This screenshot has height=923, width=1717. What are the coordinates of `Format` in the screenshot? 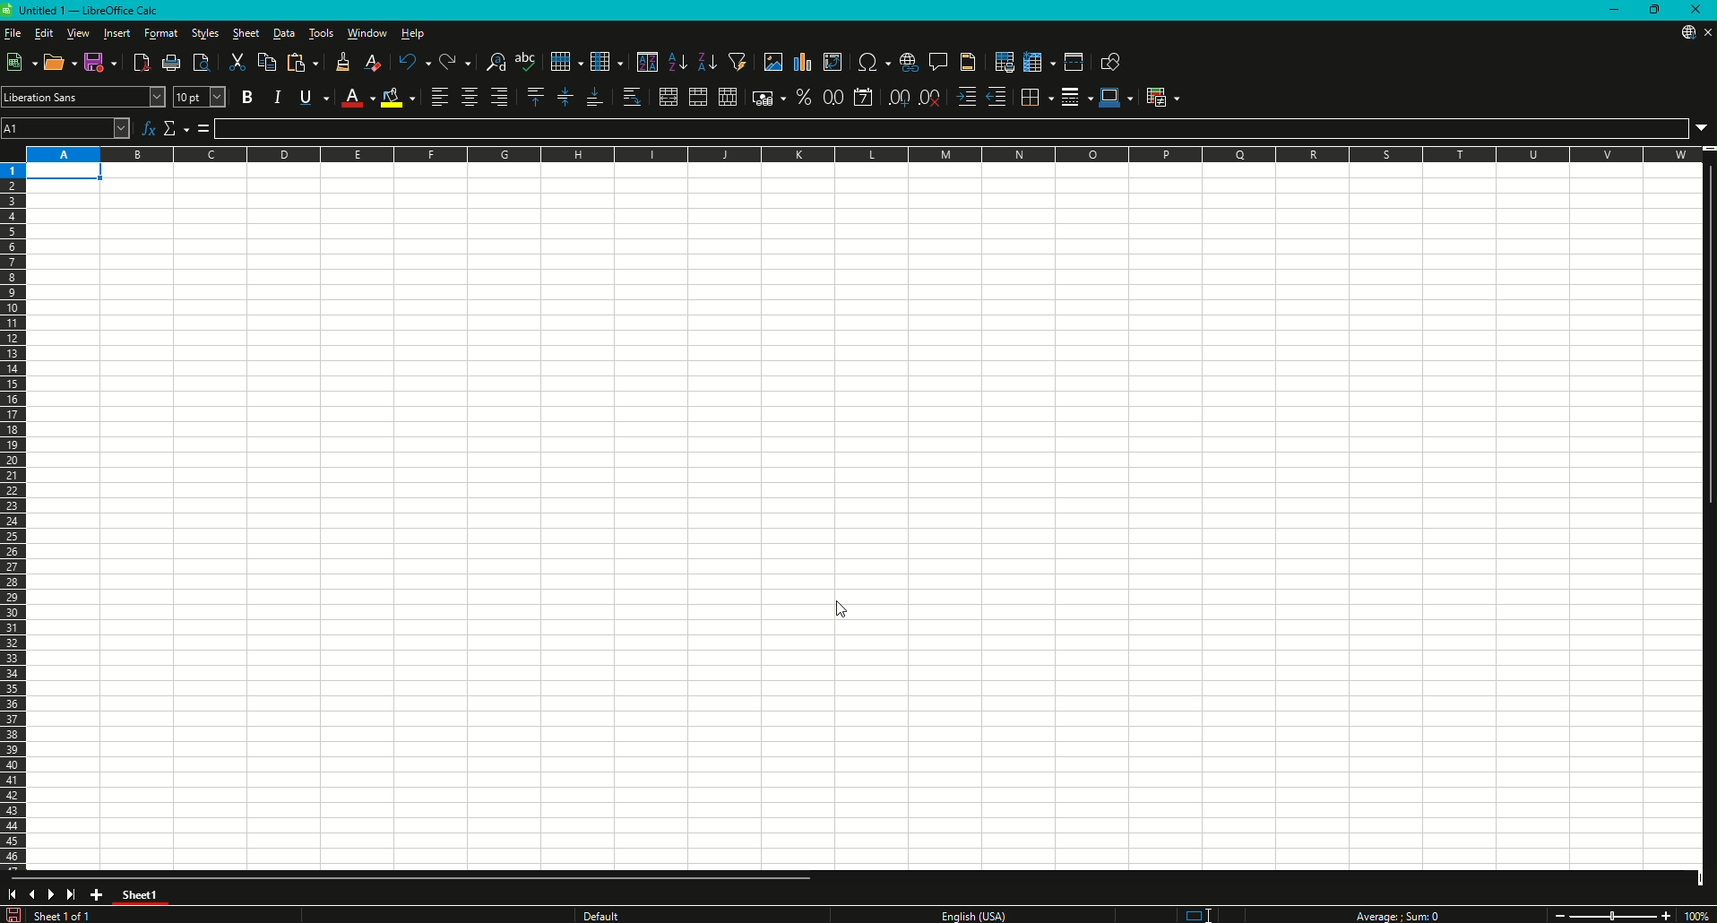 It's located at (162, 32).